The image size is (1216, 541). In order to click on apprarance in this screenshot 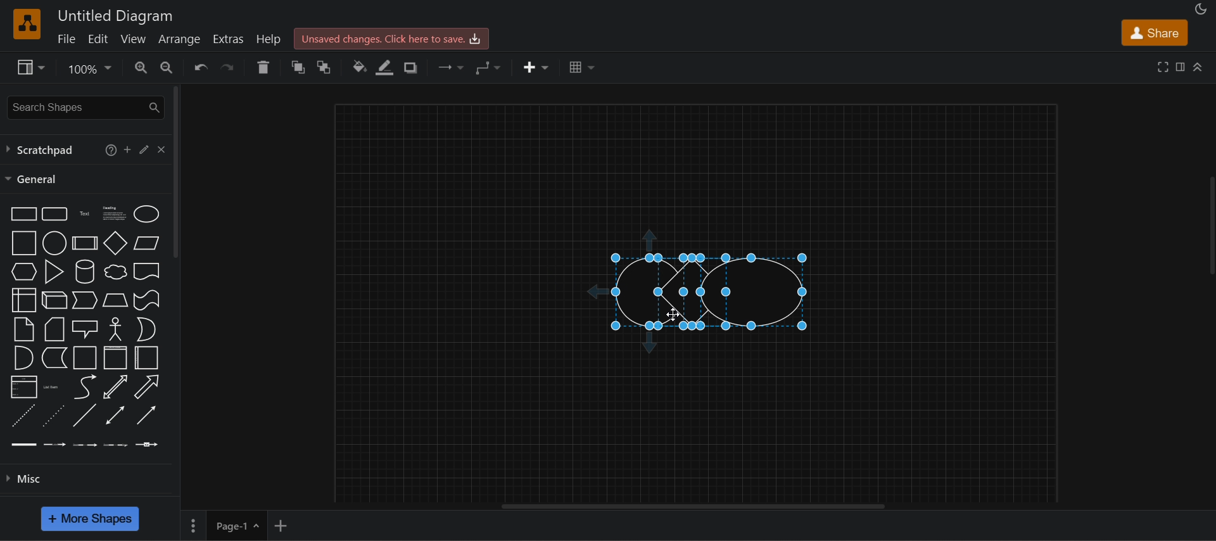, I will do `click(1201, 10)`.